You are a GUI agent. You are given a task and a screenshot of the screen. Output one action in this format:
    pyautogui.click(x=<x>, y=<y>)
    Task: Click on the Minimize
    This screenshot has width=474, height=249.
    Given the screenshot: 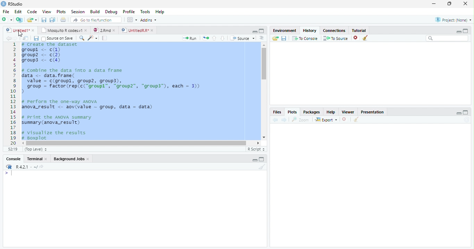 What is the action you would take?
    pyautogui.click(x=458, y=32)
    